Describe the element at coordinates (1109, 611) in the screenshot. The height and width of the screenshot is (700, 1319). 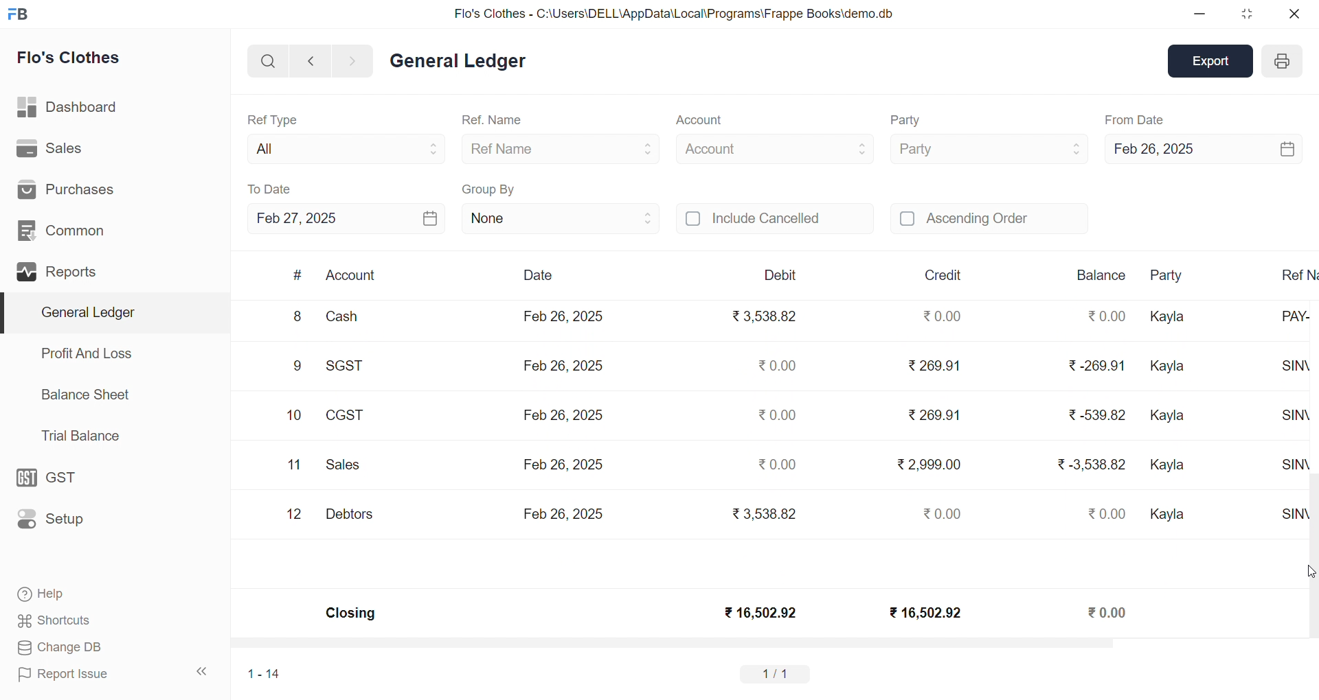
I see `₹ 0.00` at that location.